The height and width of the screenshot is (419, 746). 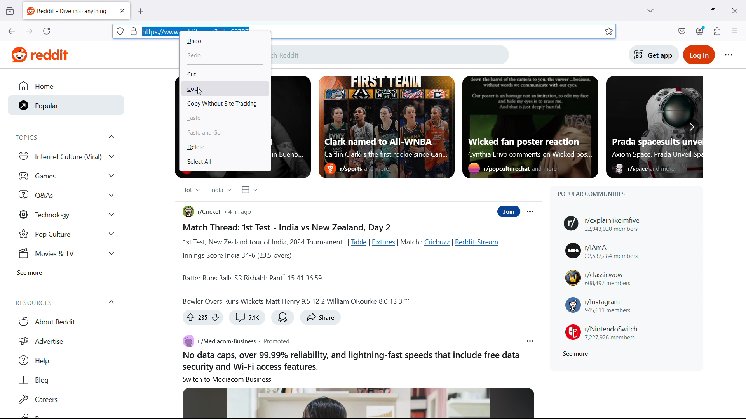 I want to click on Select region, so click(x=220, y=190).